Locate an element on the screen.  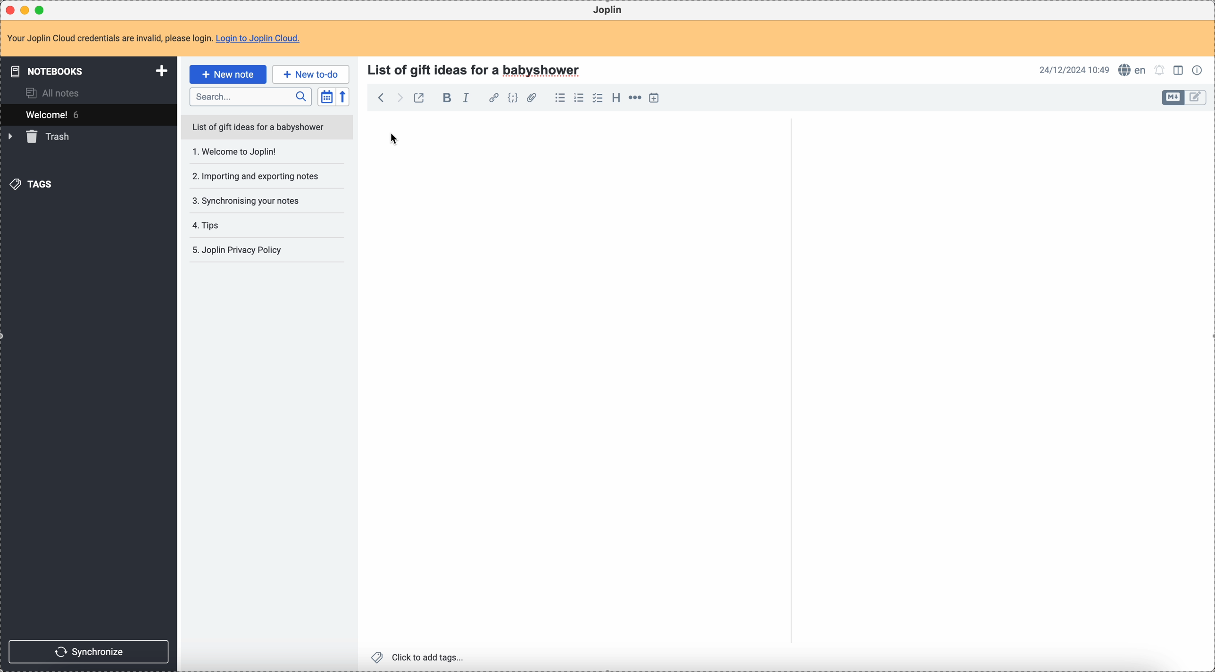
toggle edit layout is located at coordinates (1180, 72).